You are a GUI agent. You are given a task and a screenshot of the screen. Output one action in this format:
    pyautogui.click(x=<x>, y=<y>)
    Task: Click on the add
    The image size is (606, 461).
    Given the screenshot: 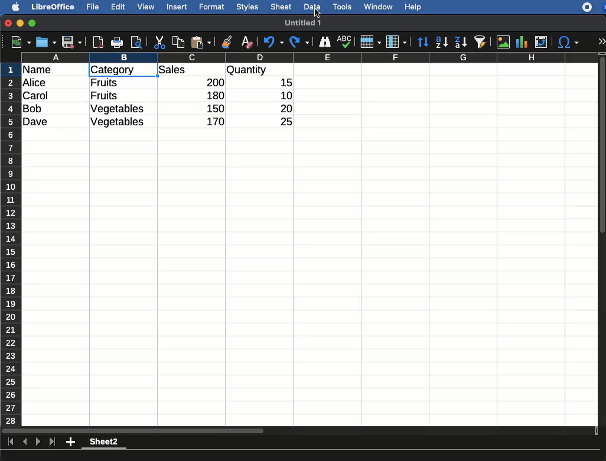 What is the action you would take?
    pyautogui.click(x=71, y=441)
    